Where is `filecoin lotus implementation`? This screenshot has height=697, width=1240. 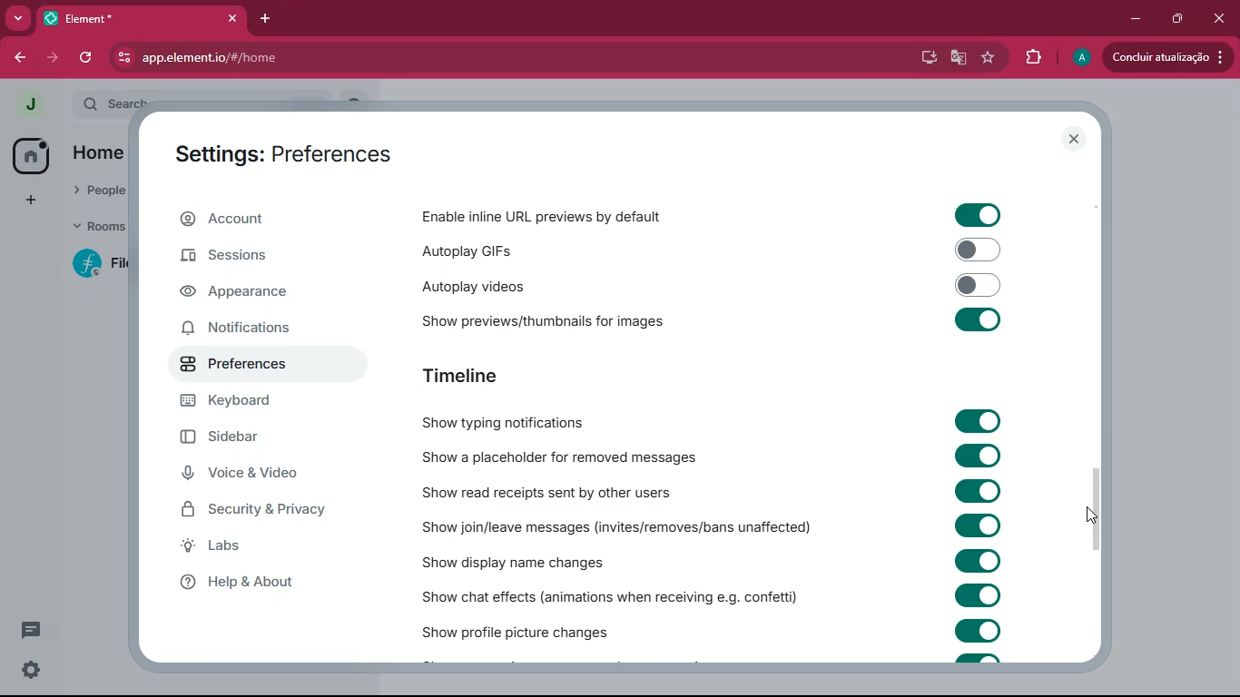 filecoin lotus implementation is located at coordinates (97, 263).